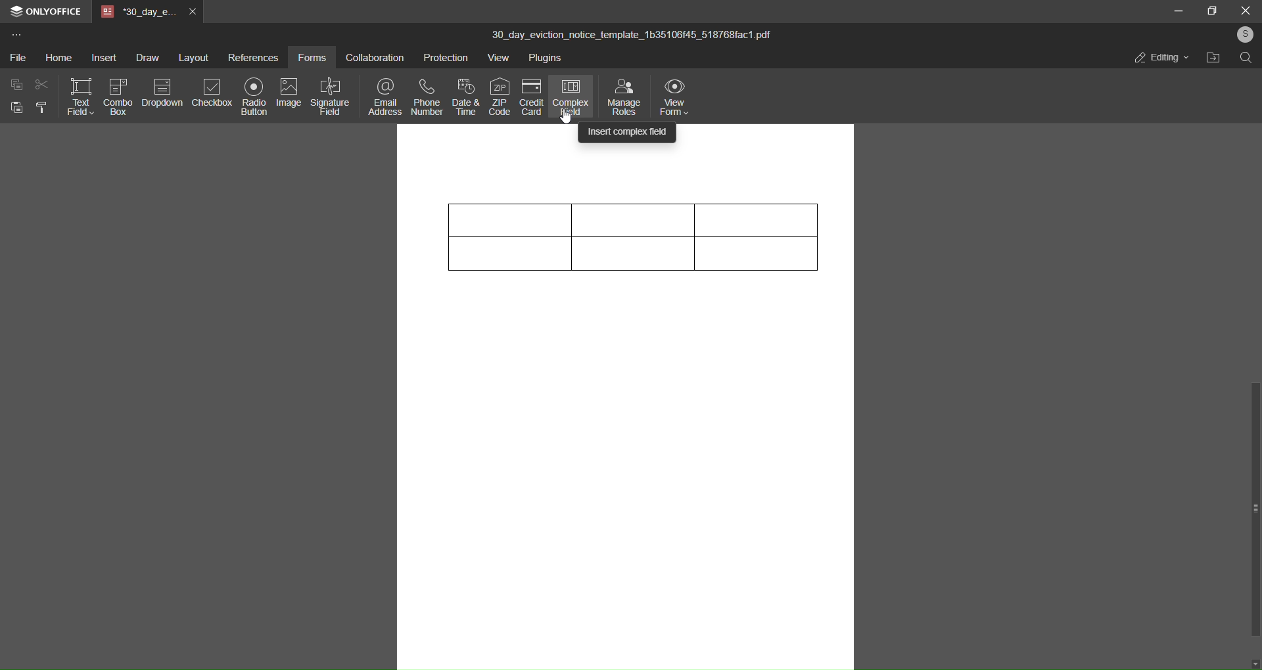  What do you see at coordinates (1209, 11) in the screenshot?
I see `maximize` at bounding box center [1209, 11].